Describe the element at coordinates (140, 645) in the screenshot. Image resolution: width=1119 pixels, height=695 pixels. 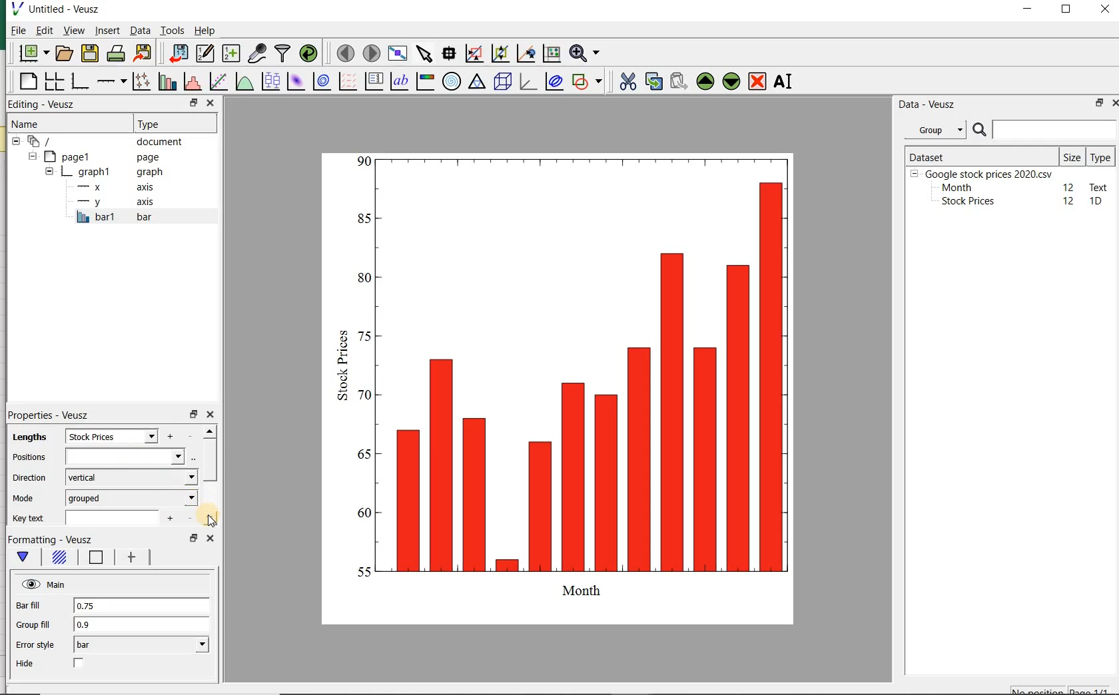
I see `bar` at that location.